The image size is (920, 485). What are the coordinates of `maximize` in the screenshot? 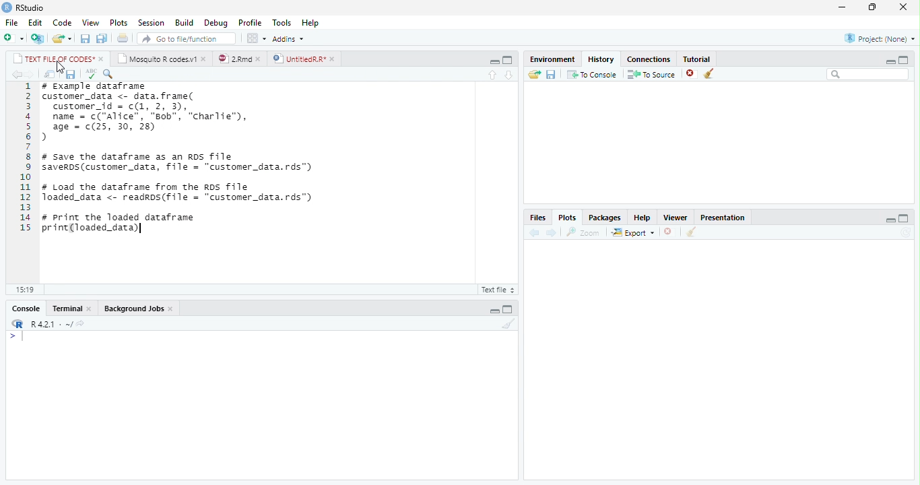 It's located at (508, 309).